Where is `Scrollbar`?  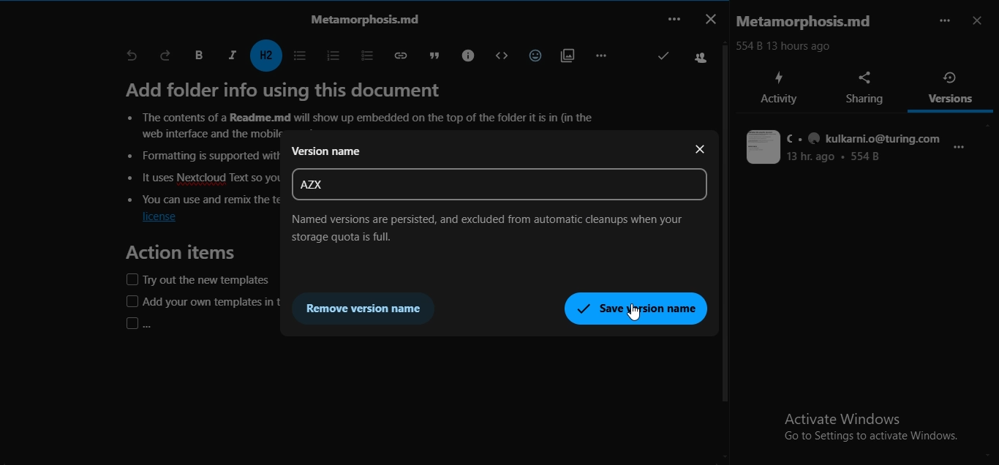
Scrollbar is located at coordinates (727, 238).